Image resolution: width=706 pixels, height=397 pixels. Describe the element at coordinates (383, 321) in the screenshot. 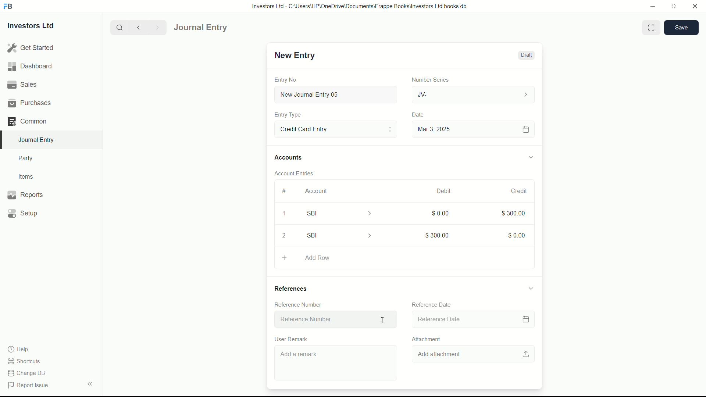

I see `cursor` at that location.